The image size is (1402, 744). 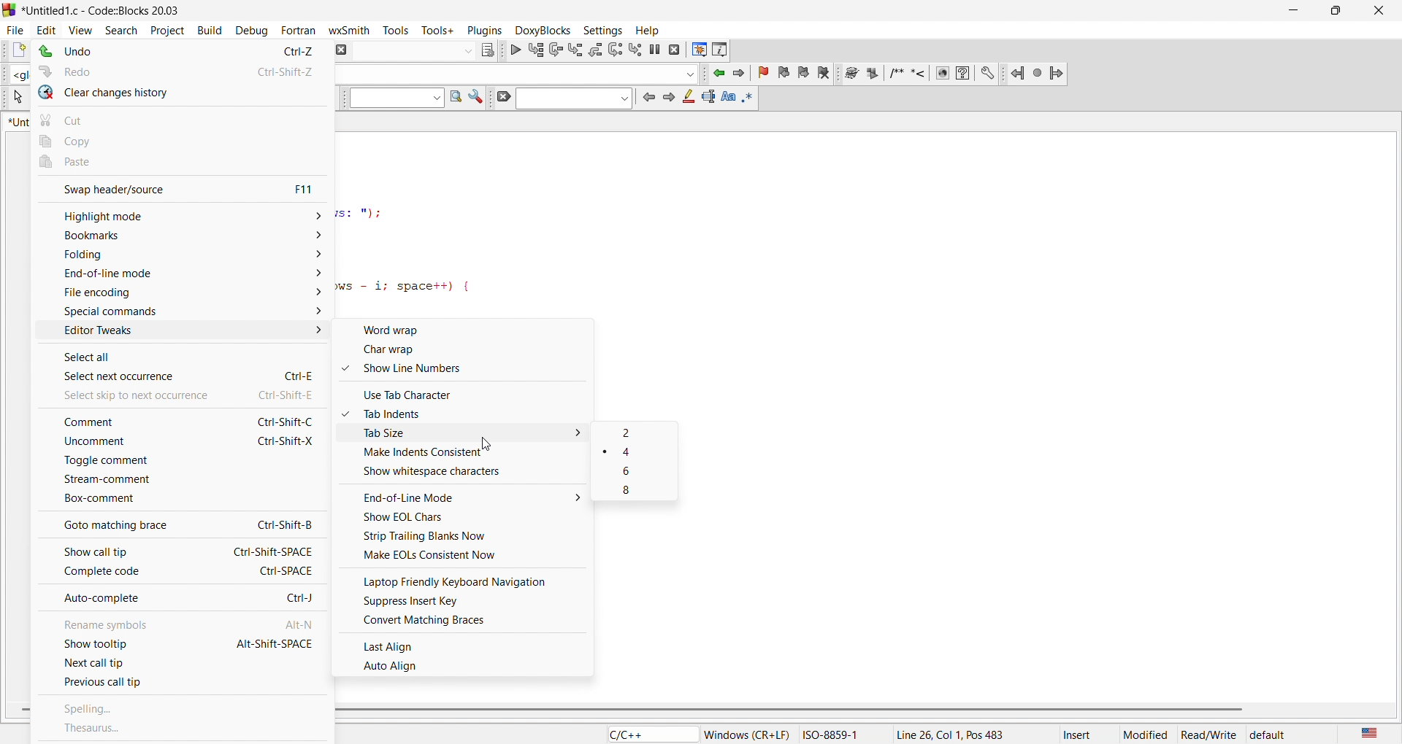 I want to click on editor tweaks, so click(x=180, y=335).